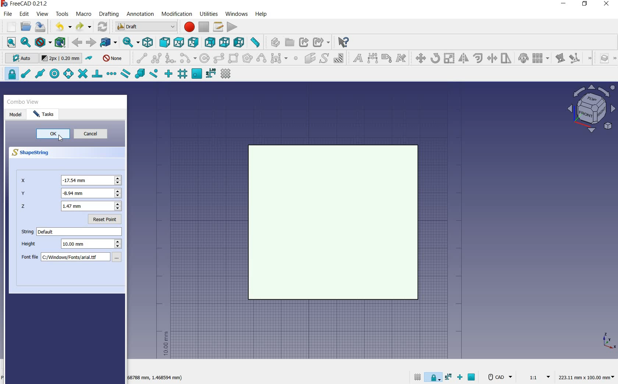 This screenshot has width=618, height=384. What do you see at coordinates (19, 59) in the screenshot?
I see `current working plane: auto` at bounding box center [19, 59].